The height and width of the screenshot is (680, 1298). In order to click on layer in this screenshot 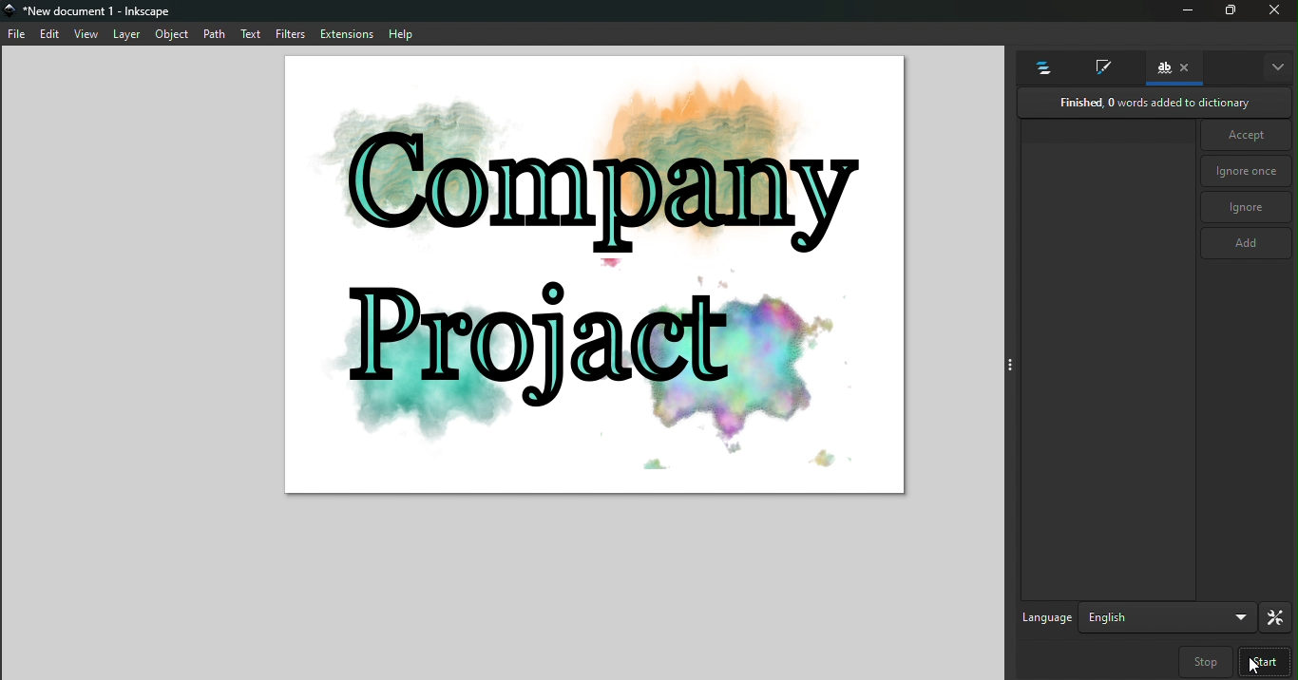, I will do `click(127, 34)`.